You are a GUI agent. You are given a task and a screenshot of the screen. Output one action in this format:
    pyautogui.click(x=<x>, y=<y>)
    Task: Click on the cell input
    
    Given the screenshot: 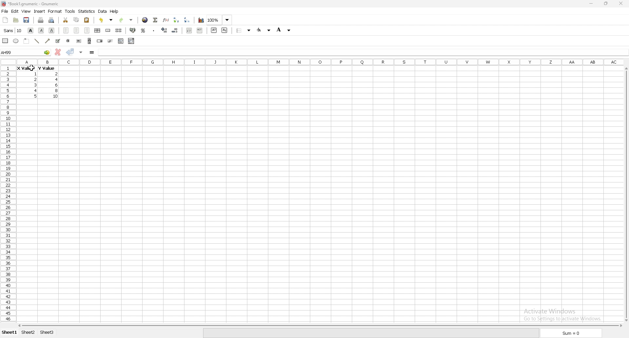 What is the action you would take?
    pyautogui.click(x=362, y=51)
    